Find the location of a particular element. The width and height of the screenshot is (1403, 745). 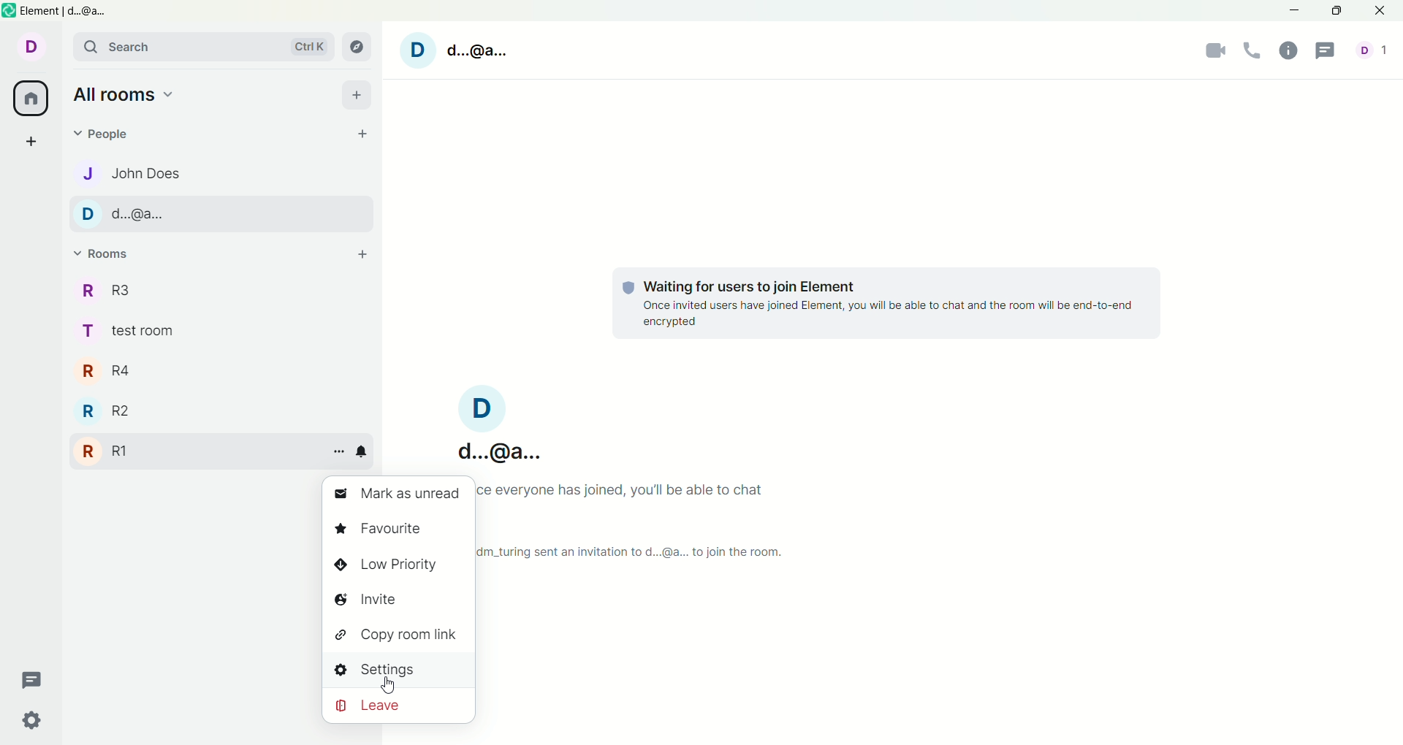

r r2 is located at coordinates (110, 410).